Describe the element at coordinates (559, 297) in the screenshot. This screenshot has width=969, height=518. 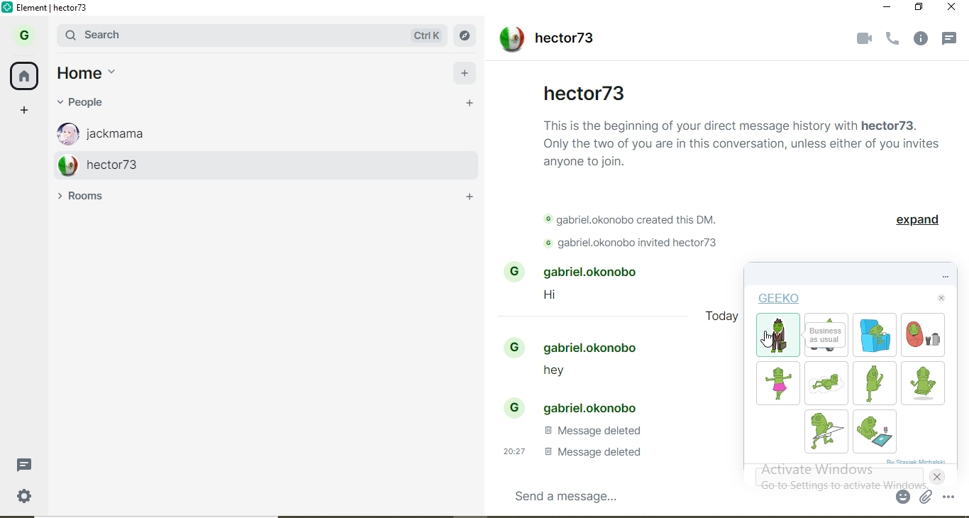
I see `Hi` at that location.